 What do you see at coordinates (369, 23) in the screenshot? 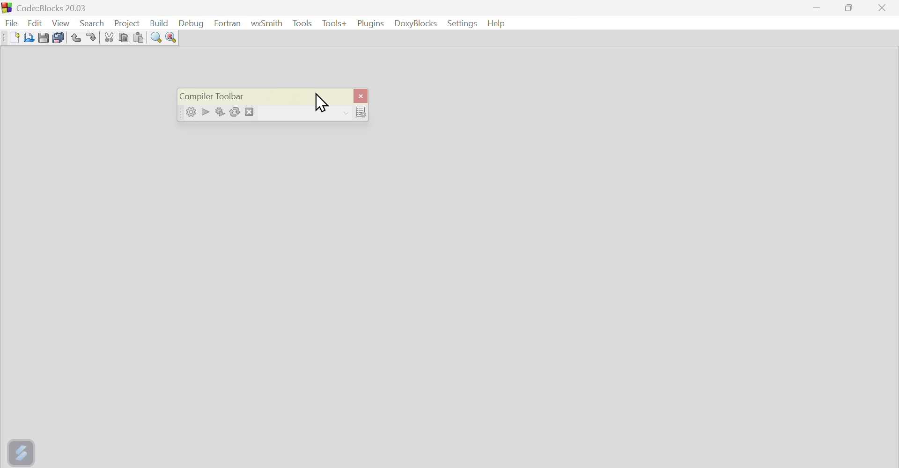
I see `Plugins` at bounding box center [369, 23].